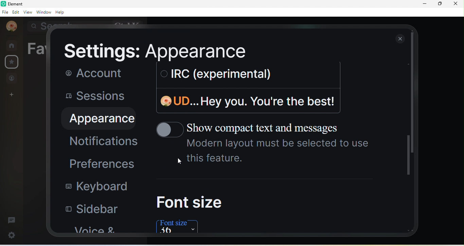  What do you see at coordinates (88, 210) in the screenshot?
I see `sidebar` at bounding box center [88, 210].